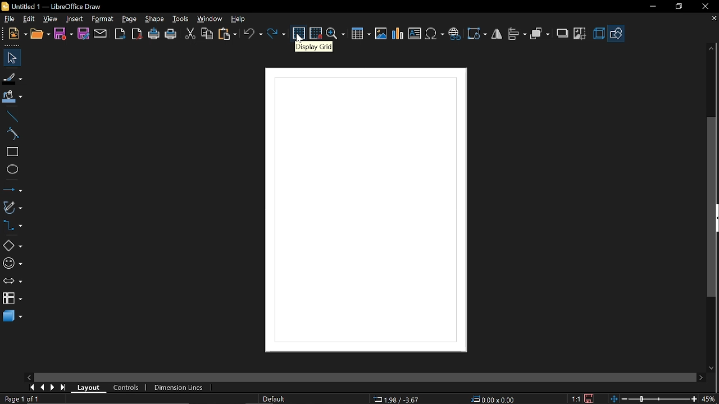 The height and width of the screenshot is (404, 719). Describe the element at coordinates (127, 388) in the screenshot. I see `controls` at that location.